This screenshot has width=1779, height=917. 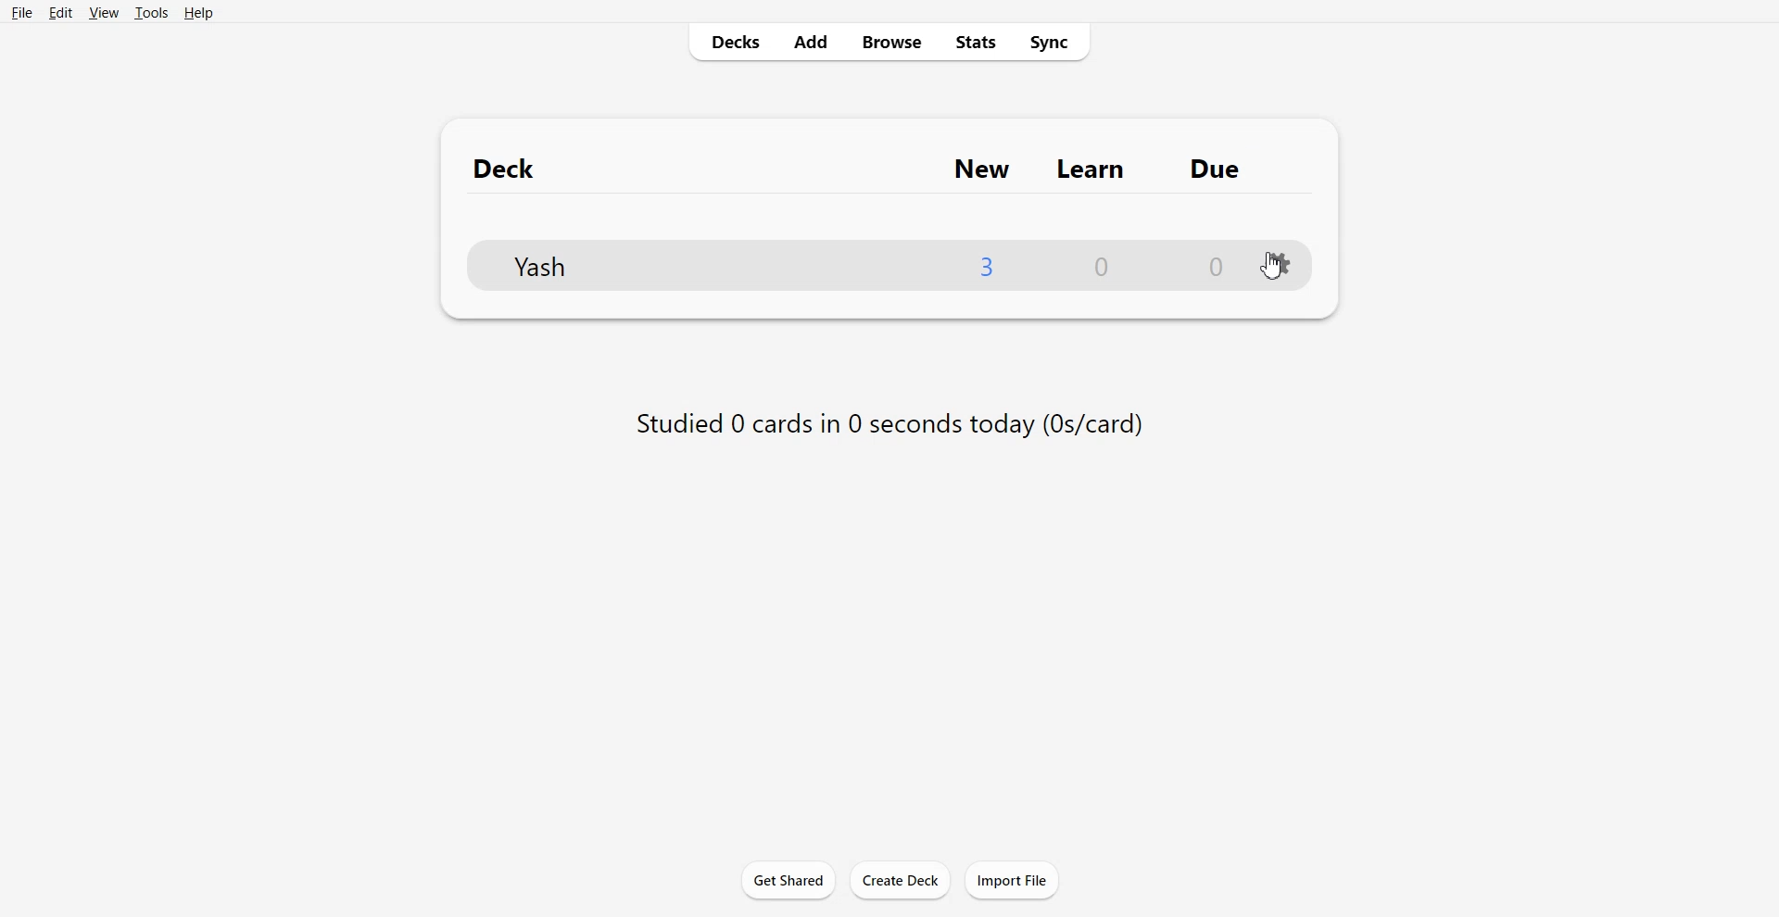 What do you see at coordinates (812, 42) in the screenshot?
I see `Add` at bounding box center [812, 42].